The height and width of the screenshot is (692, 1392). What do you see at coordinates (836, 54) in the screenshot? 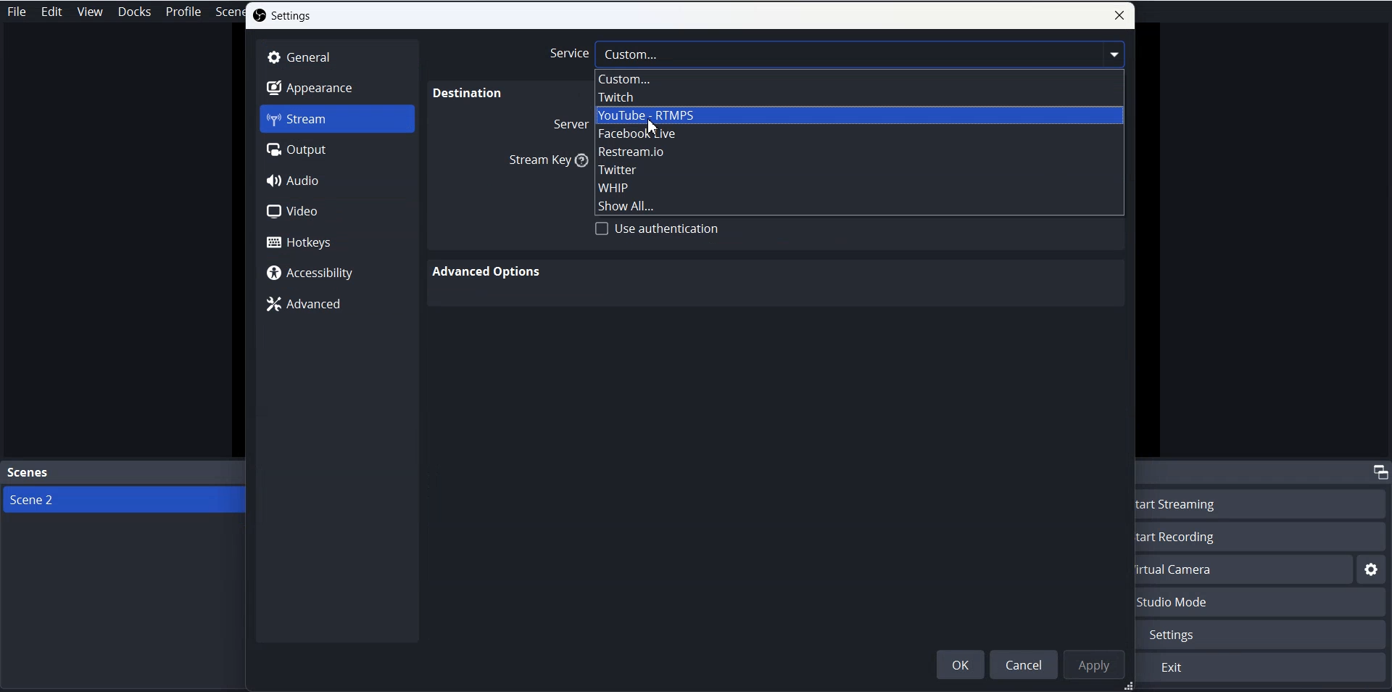
I see `Service Custom...` at bounding box center [836, 54].